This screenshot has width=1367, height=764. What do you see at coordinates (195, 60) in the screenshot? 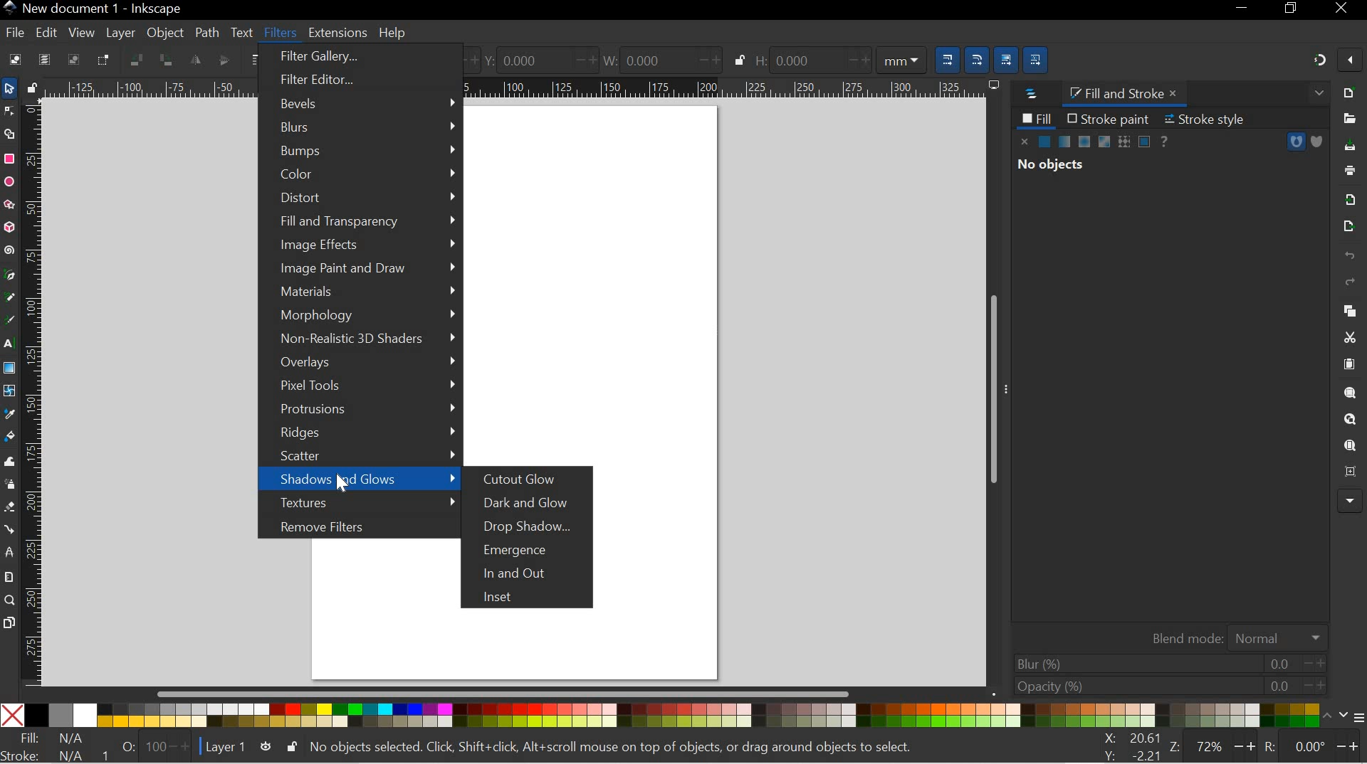
I see `OBJECT FLIP HORIZONTAL` at bounding box center [195, 60].